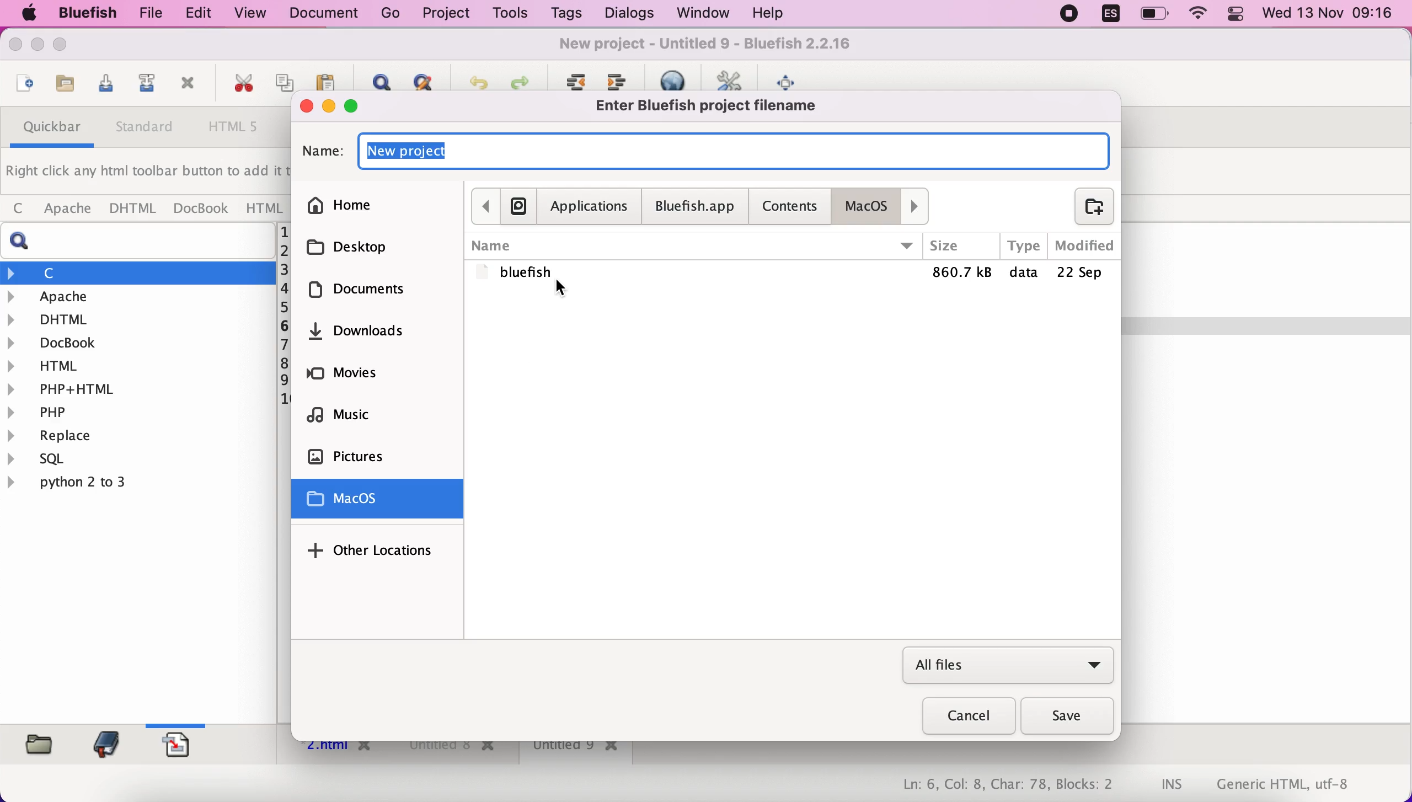 The height and width of the screenshot is (802, 1412). Describe the element at coordinates (590, 206) in the screenshot. I see `applications` at that location.